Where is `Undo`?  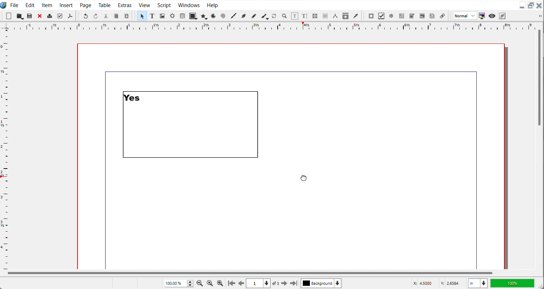 Undo is located at coordinates (85, 16).